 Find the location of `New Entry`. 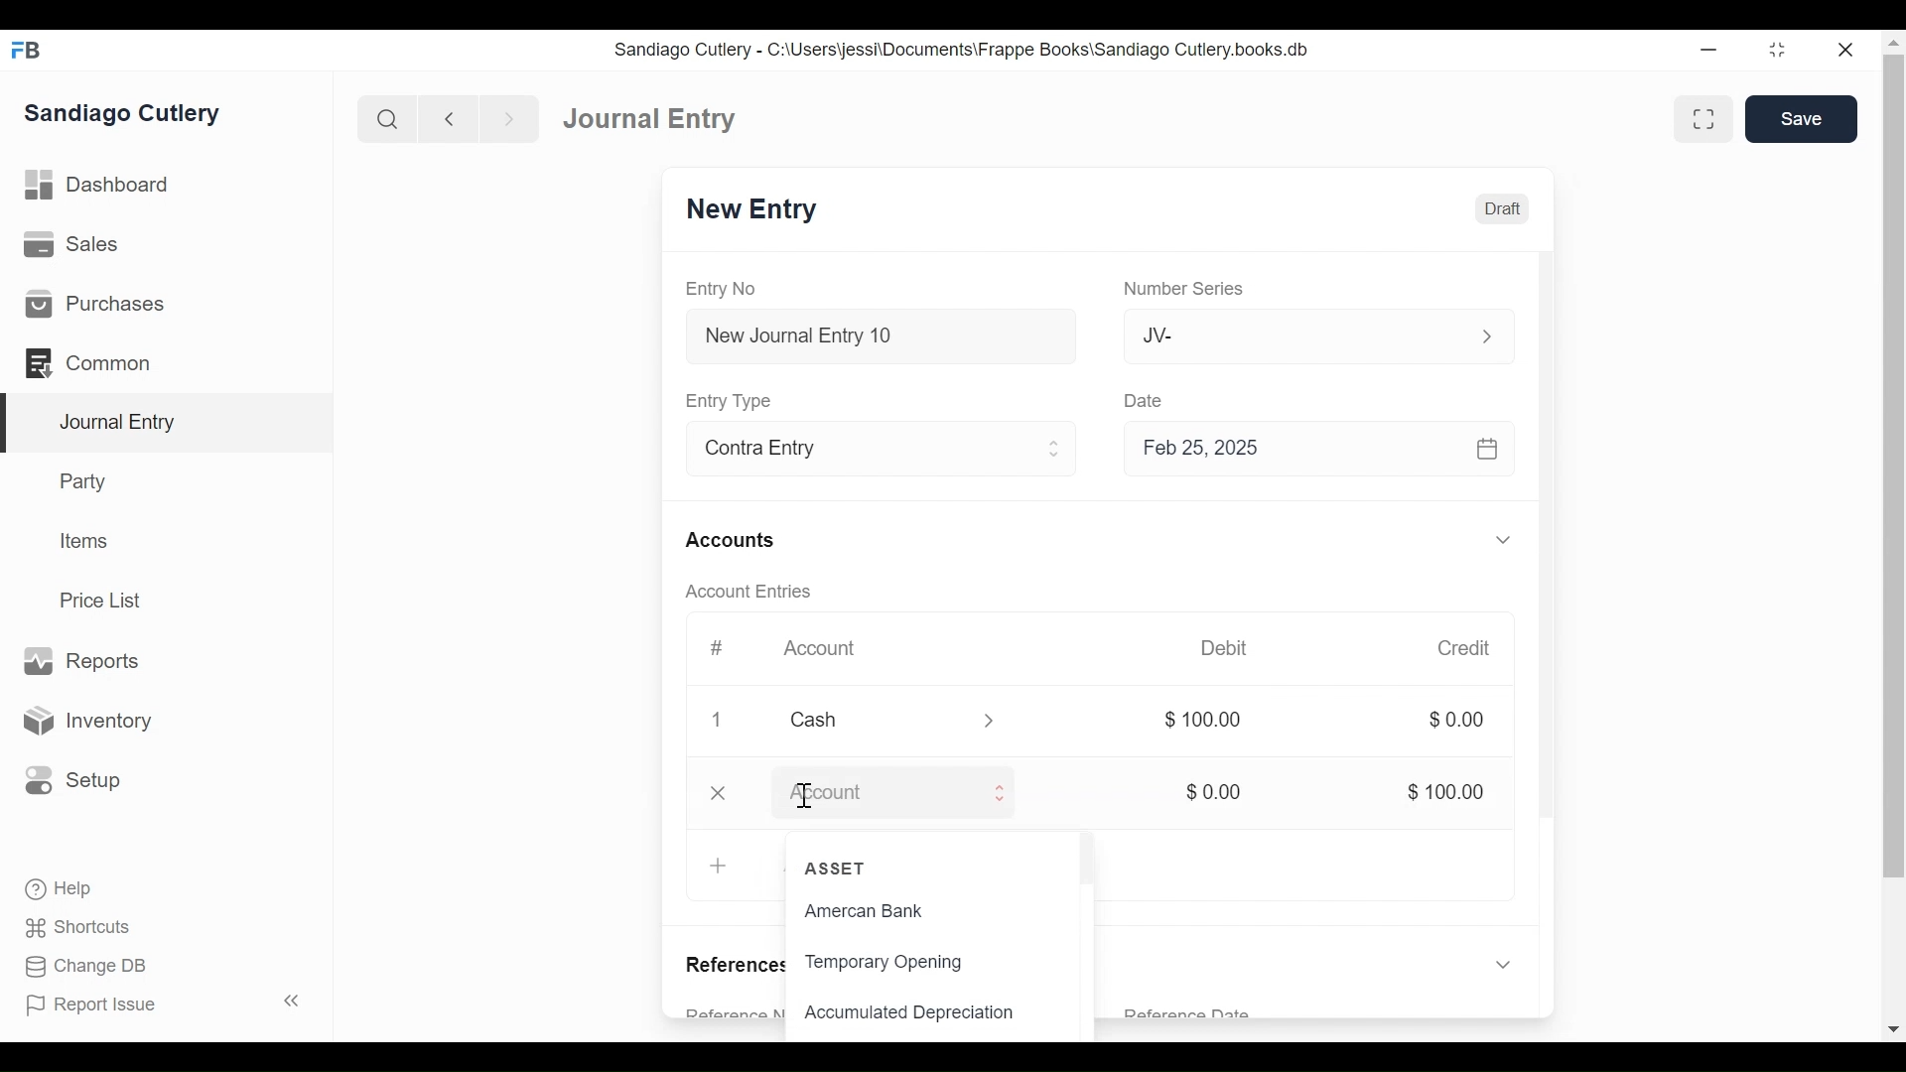

New Entry is located at coordinates (757, 211).